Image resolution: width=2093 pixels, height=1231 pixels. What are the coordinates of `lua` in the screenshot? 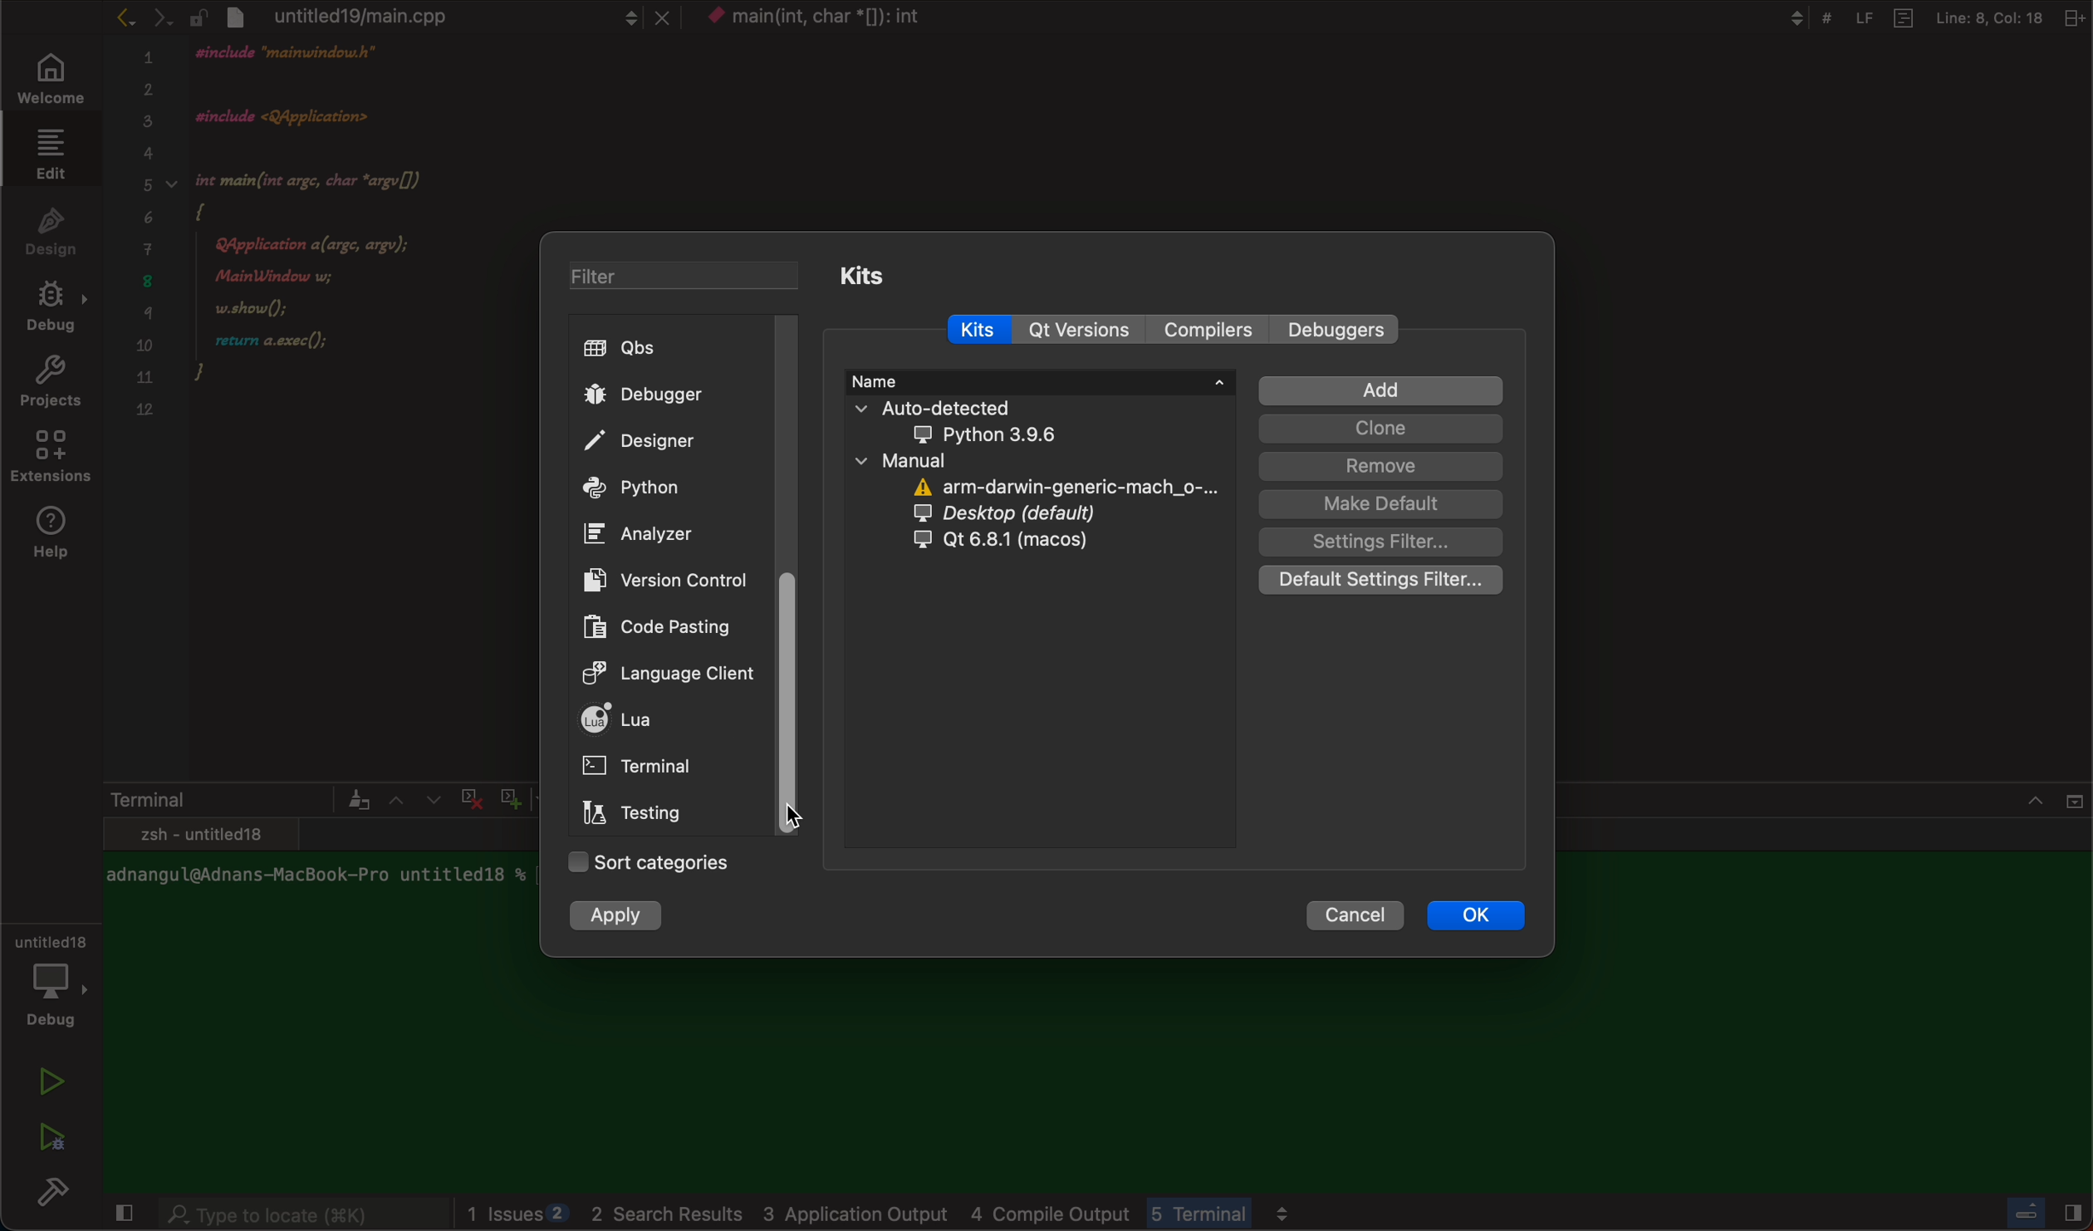 It's located at (662, 722).